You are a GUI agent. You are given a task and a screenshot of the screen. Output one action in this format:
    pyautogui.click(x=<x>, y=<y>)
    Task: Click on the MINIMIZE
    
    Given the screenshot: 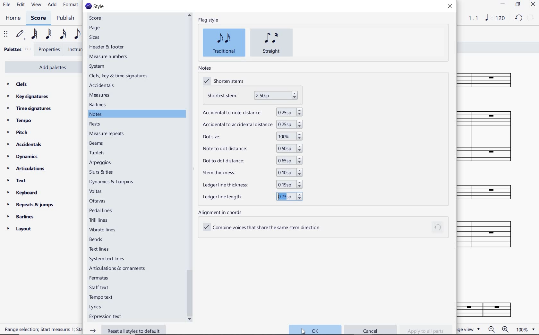 What is the action you would take?
    pyautogui.click(x=502, y=5)
    